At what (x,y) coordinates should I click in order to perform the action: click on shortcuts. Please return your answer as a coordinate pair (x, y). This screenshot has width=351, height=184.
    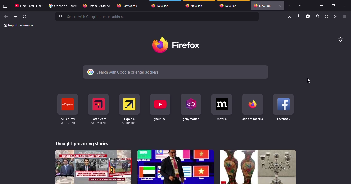
    Looking at the image, I should click on (66, 108).